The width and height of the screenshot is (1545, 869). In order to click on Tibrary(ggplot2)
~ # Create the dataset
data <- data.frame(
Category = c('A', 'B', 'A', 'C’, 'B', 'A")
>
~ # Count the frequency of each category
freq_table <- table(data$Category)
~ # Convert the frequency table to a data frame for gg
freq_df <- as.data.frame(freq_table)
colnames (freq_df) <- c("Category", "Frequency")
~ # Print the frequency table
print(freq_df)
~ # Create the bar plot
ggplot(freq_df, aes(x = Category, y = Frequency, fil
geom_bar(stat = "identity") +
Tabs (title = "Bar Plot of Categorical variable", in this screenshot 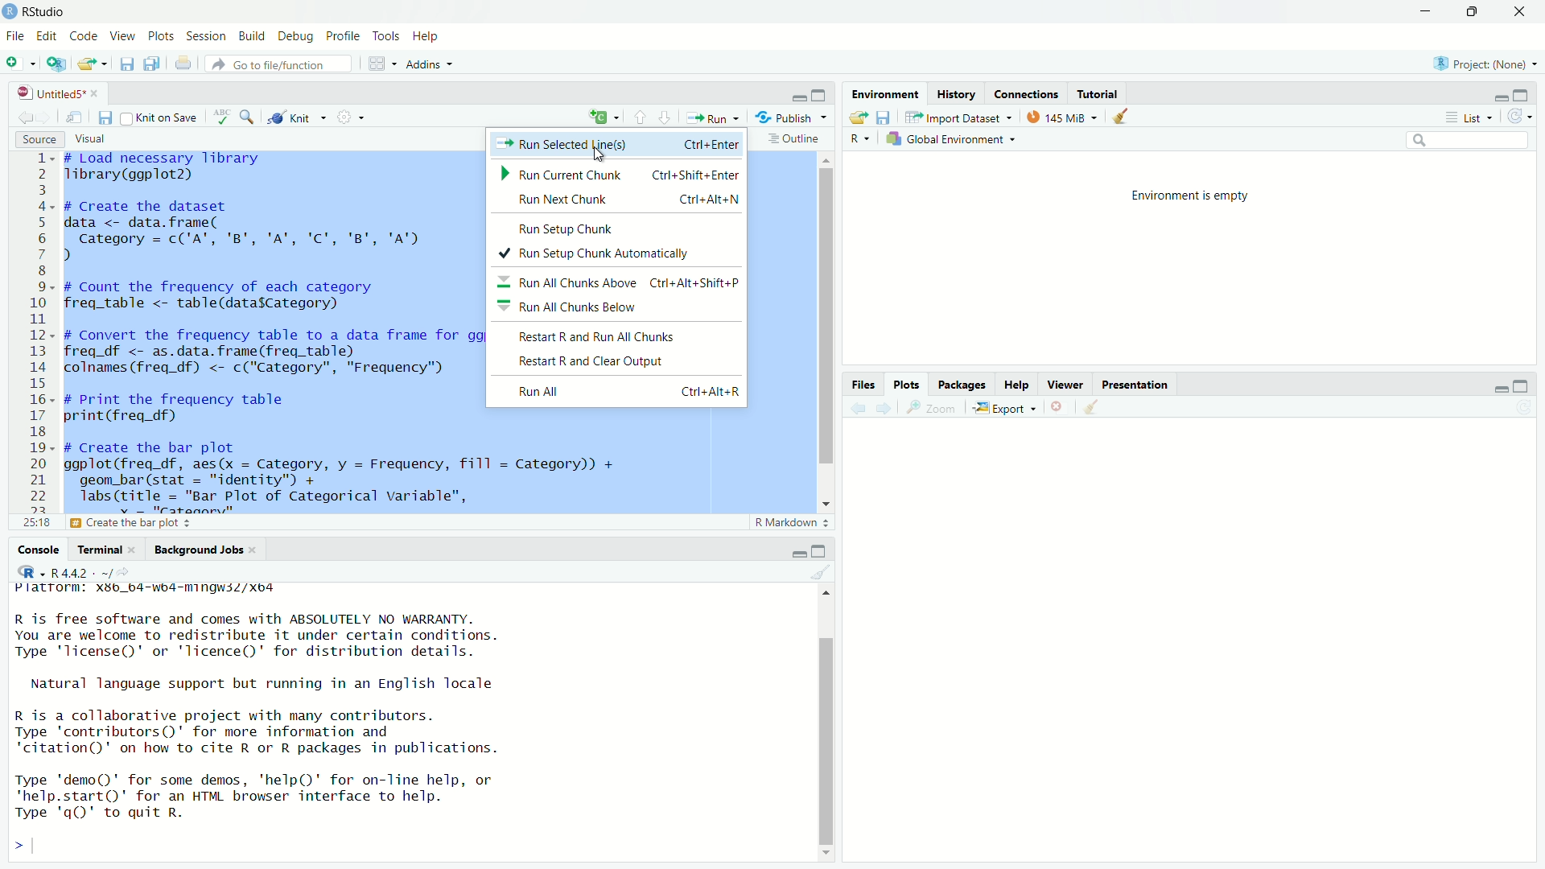, I will do `click(270, 329)`.